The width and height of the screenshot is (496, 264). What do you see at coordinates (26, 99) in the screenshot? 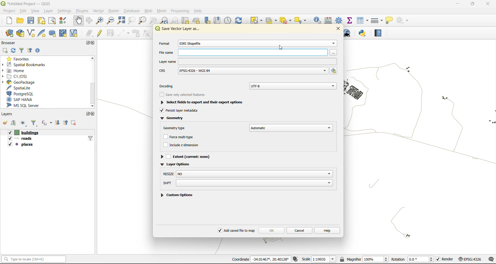
I see `sap hana` at bounding box center [26, 99].